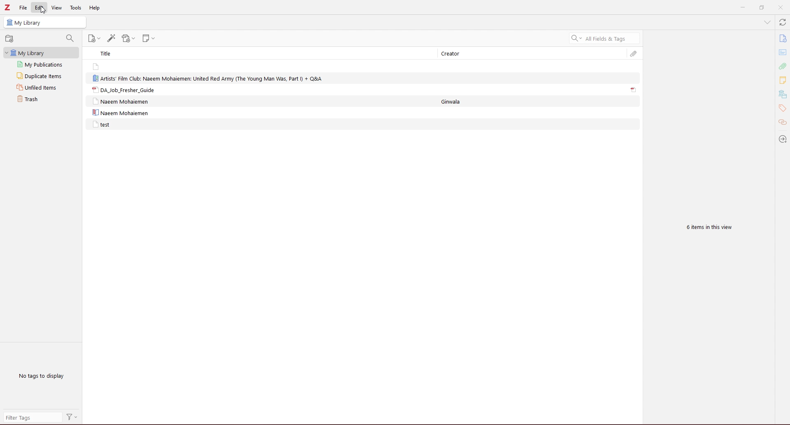 This screenshot has width=790, height=425. What do you see at coordinates (782, 39) in the screenshot?
I see `info` at bounding box center [782, 39].